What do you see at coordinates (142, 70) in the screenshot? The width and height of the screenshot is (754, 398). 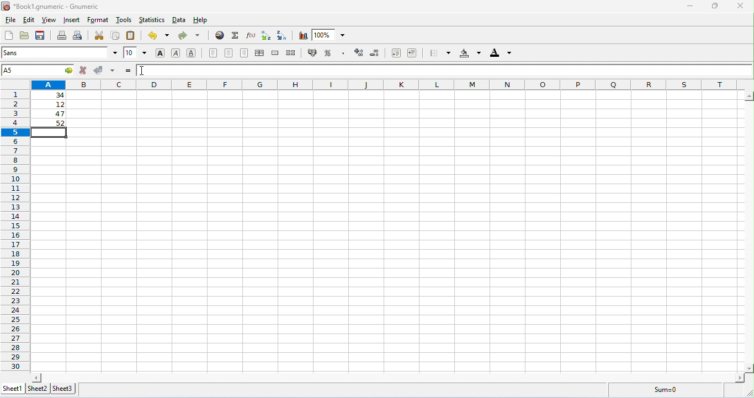 I see `cursor` at bounding box center [142, 70].